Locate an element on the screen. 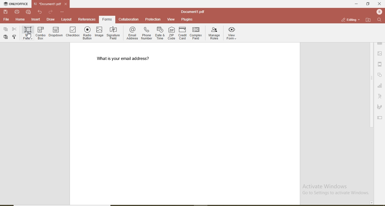  table is located at coordinates (380, 43).